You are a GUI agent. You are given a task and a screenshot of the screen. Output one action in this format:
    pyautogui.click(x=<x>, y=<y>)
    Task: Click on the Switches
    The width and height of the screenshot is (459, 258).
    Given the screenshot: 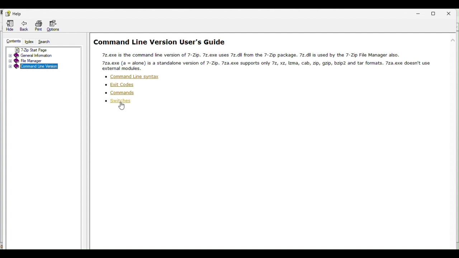 What is the action you would take?
    pyautogui.click(x=122, y=101)
    